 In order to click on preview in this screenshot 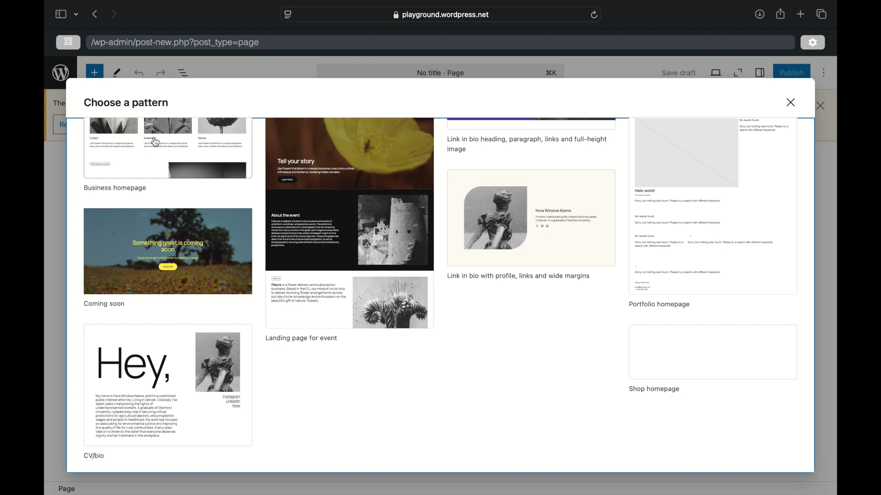, I will do `click(168, 147)`.